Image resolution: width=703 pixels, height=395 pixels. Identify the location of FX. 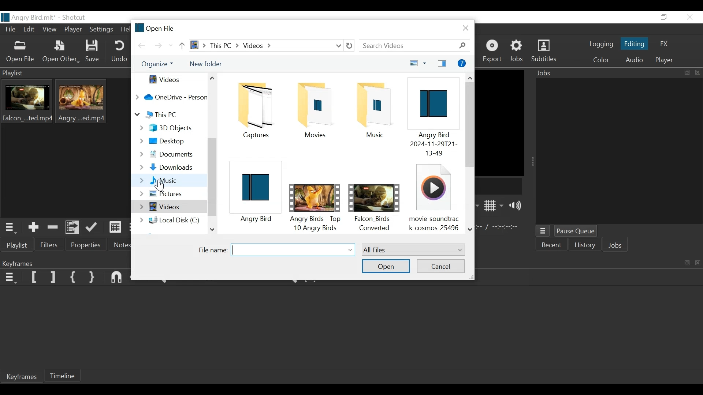
(666, 43).